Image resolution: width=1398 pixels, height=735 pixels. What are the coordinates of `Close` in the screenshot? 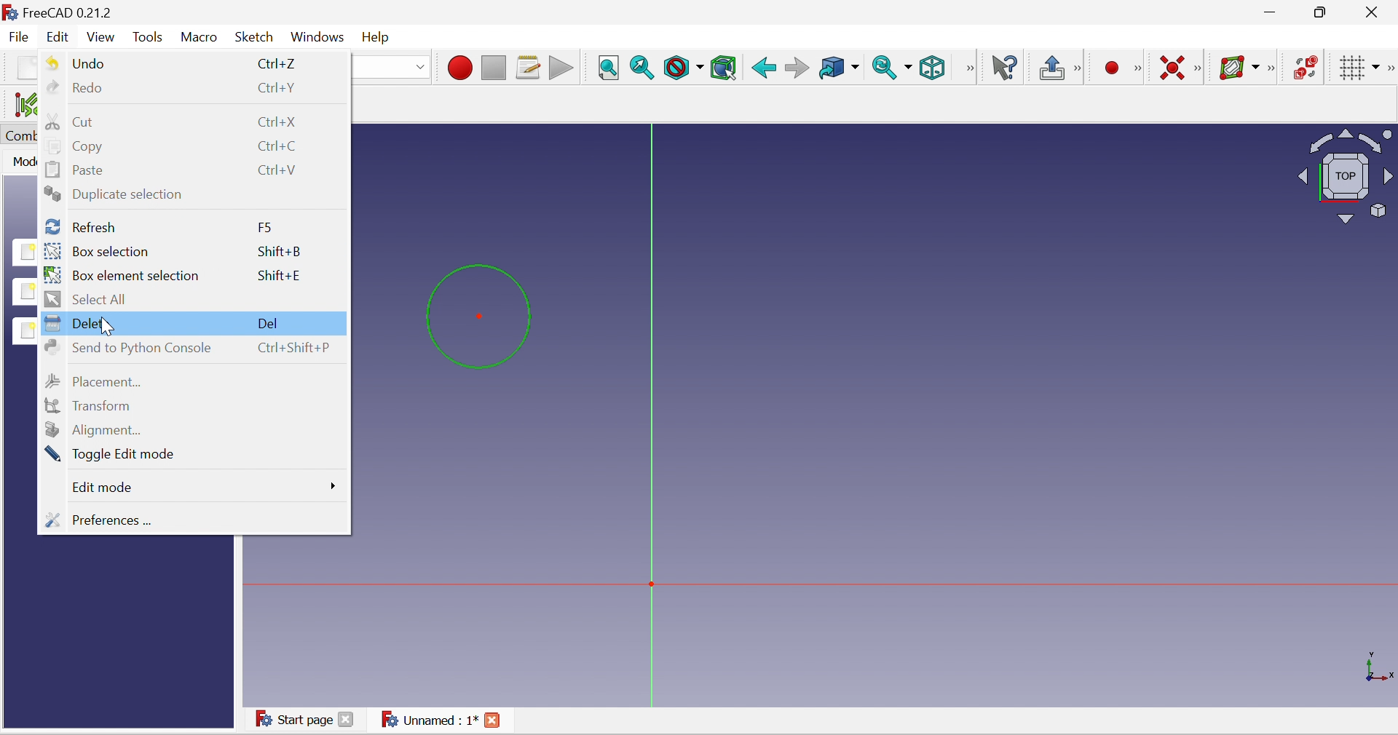 It's located at (1375, 14).